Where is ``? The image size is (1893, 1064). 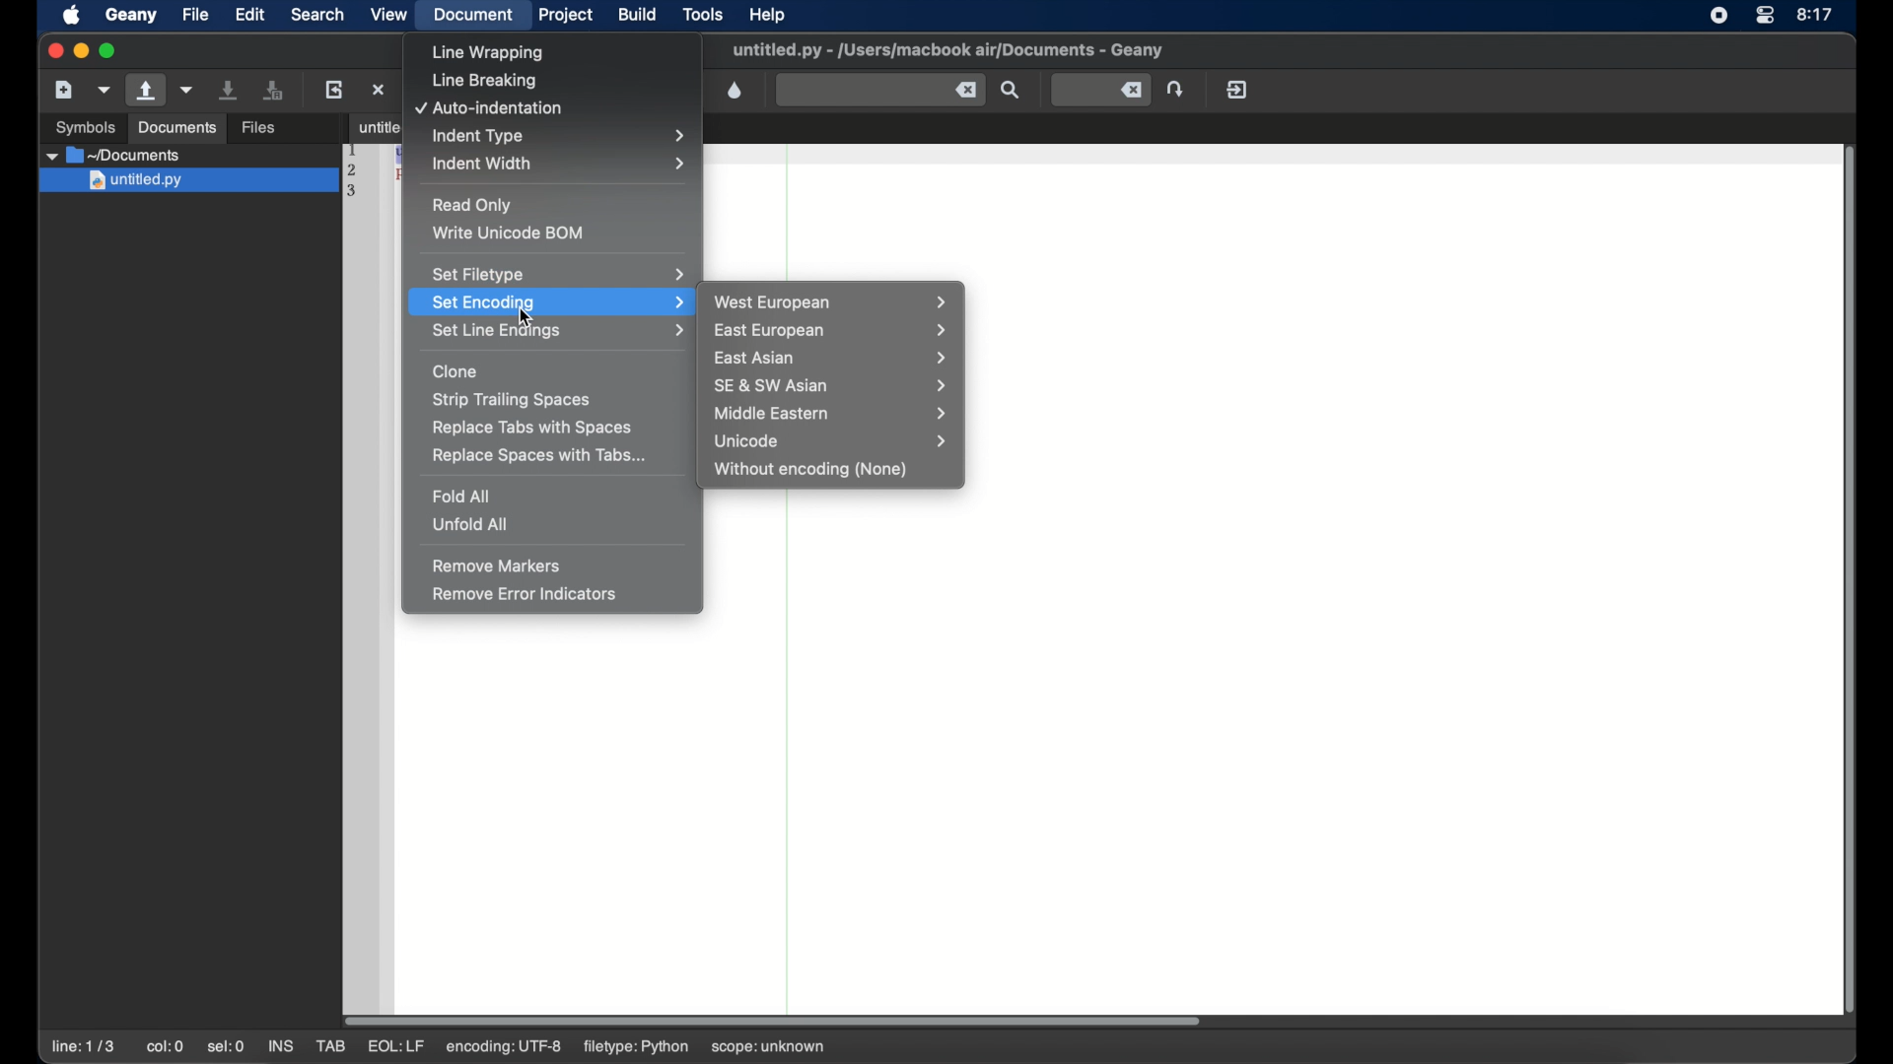  is located at coordinates (186, 182).